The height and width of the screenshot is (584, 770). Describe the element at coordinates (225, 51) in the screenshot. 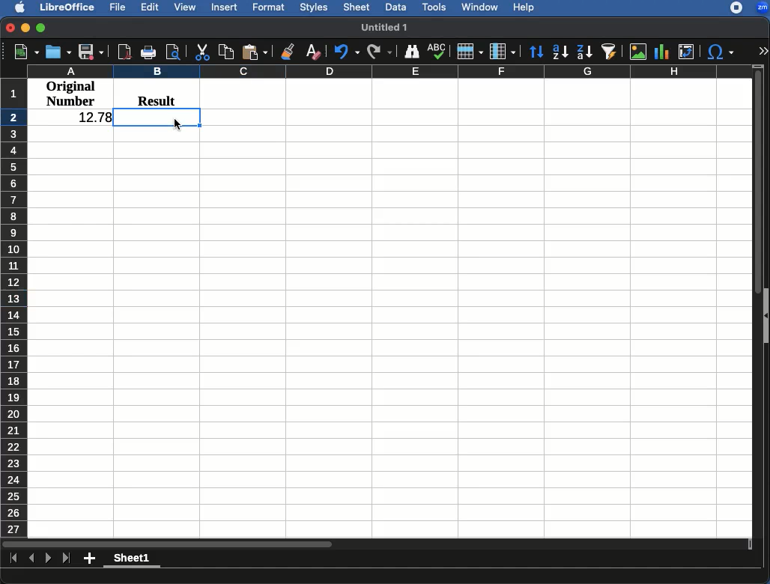

I see `Copy` at that location.